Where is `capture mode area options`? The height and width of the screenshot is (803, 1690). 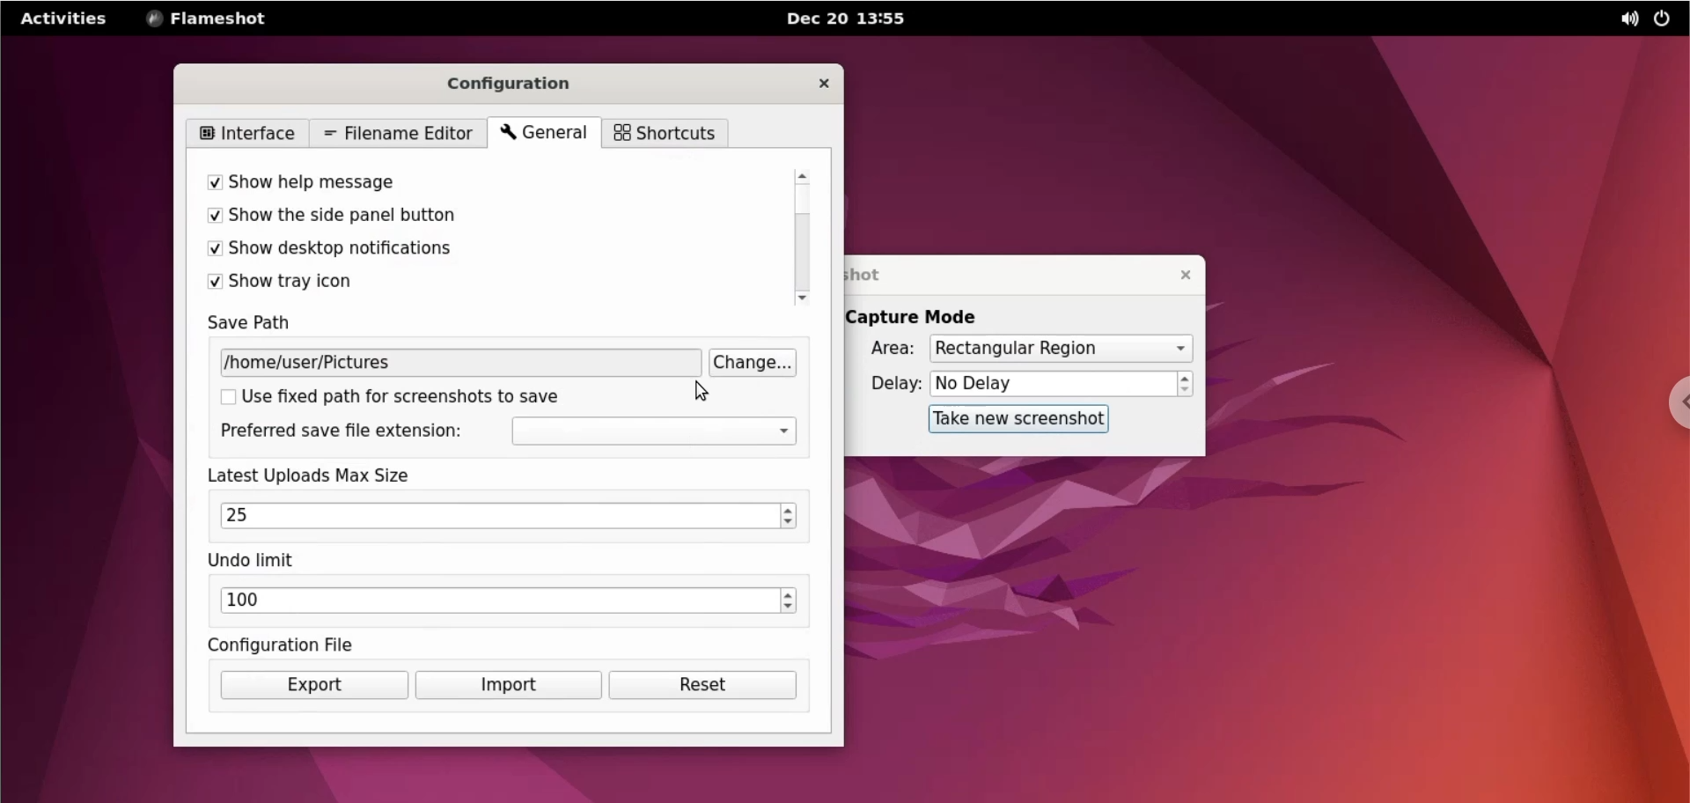
capture mode area options is located at coordinates (1060, 350).